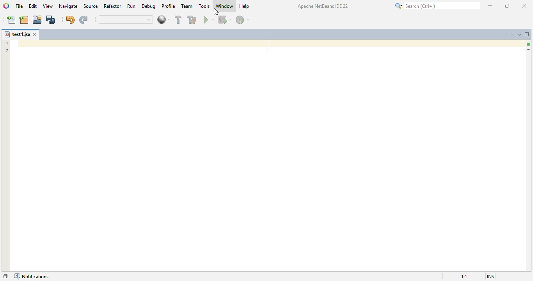 Image resolution: width=533 pixels, height=281 pixels. I want to click on view, so click(48, 6).